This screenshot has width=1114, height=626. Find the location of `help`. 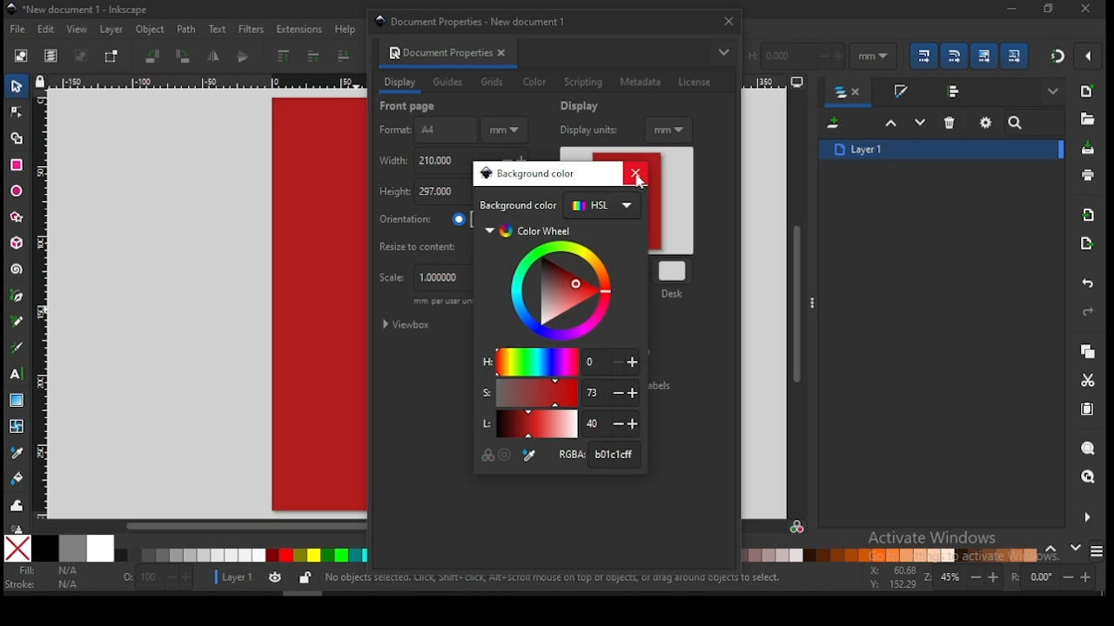

help is located at coordinates (348, 29).